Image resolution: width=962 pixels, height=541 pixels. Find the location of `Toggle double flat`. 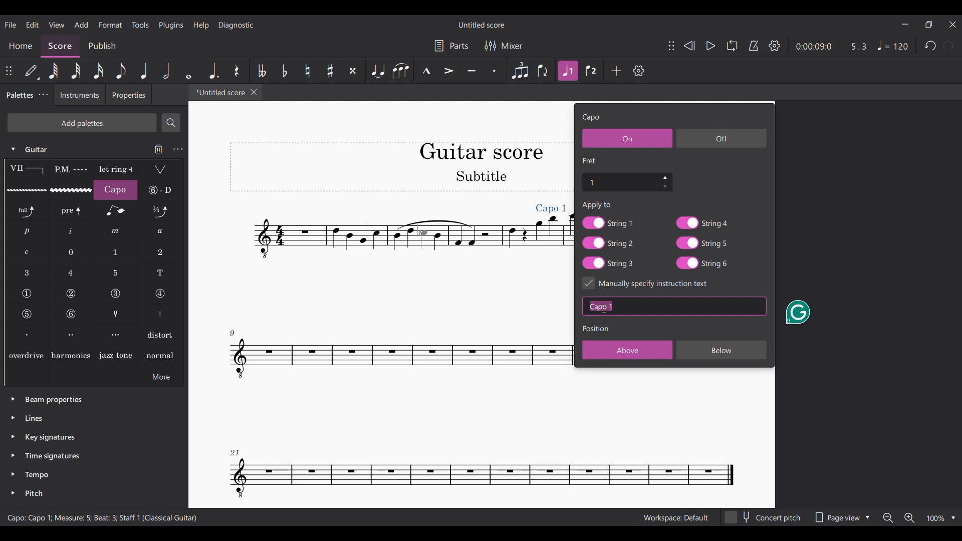

Toggle double flat is located at coordinates (262, 71).